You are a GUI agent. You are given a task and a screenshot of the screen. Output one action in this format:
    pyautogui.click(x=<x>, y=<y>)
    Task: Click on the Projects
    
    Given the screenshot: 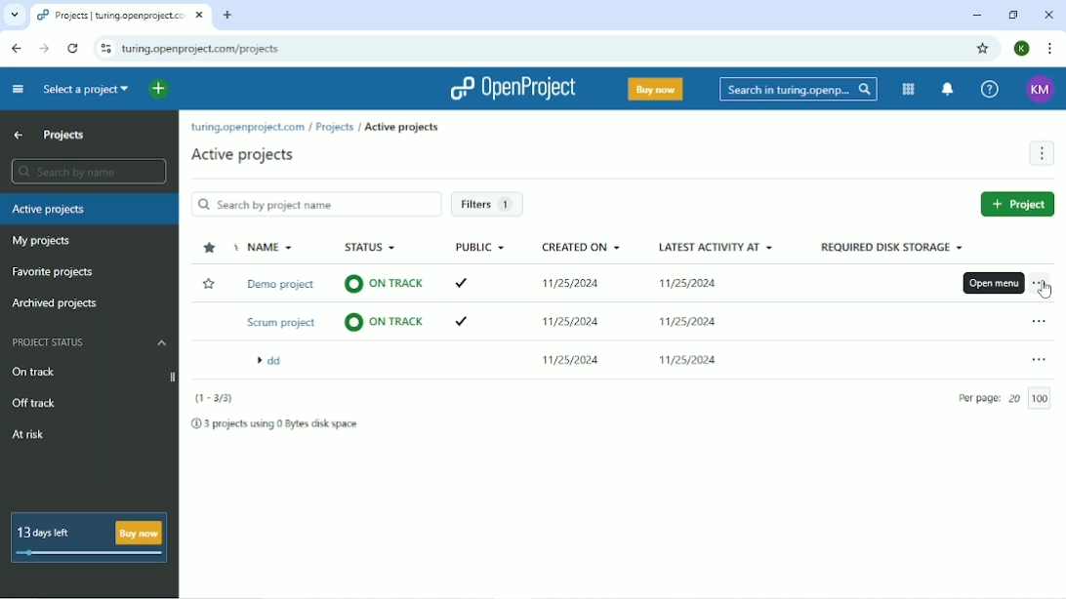 What is the action you would take?
    pyautogui.click(x=63, y=134)
    